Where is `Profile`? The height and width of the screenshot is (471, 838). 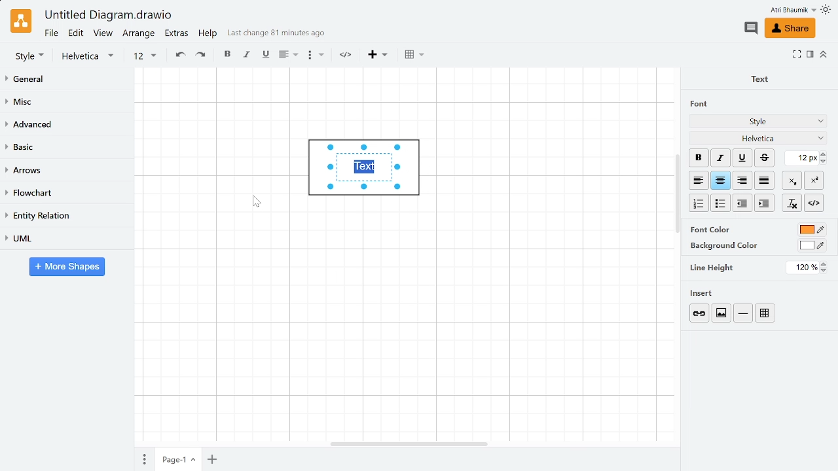
Profile is located at coordinates (784, 10).